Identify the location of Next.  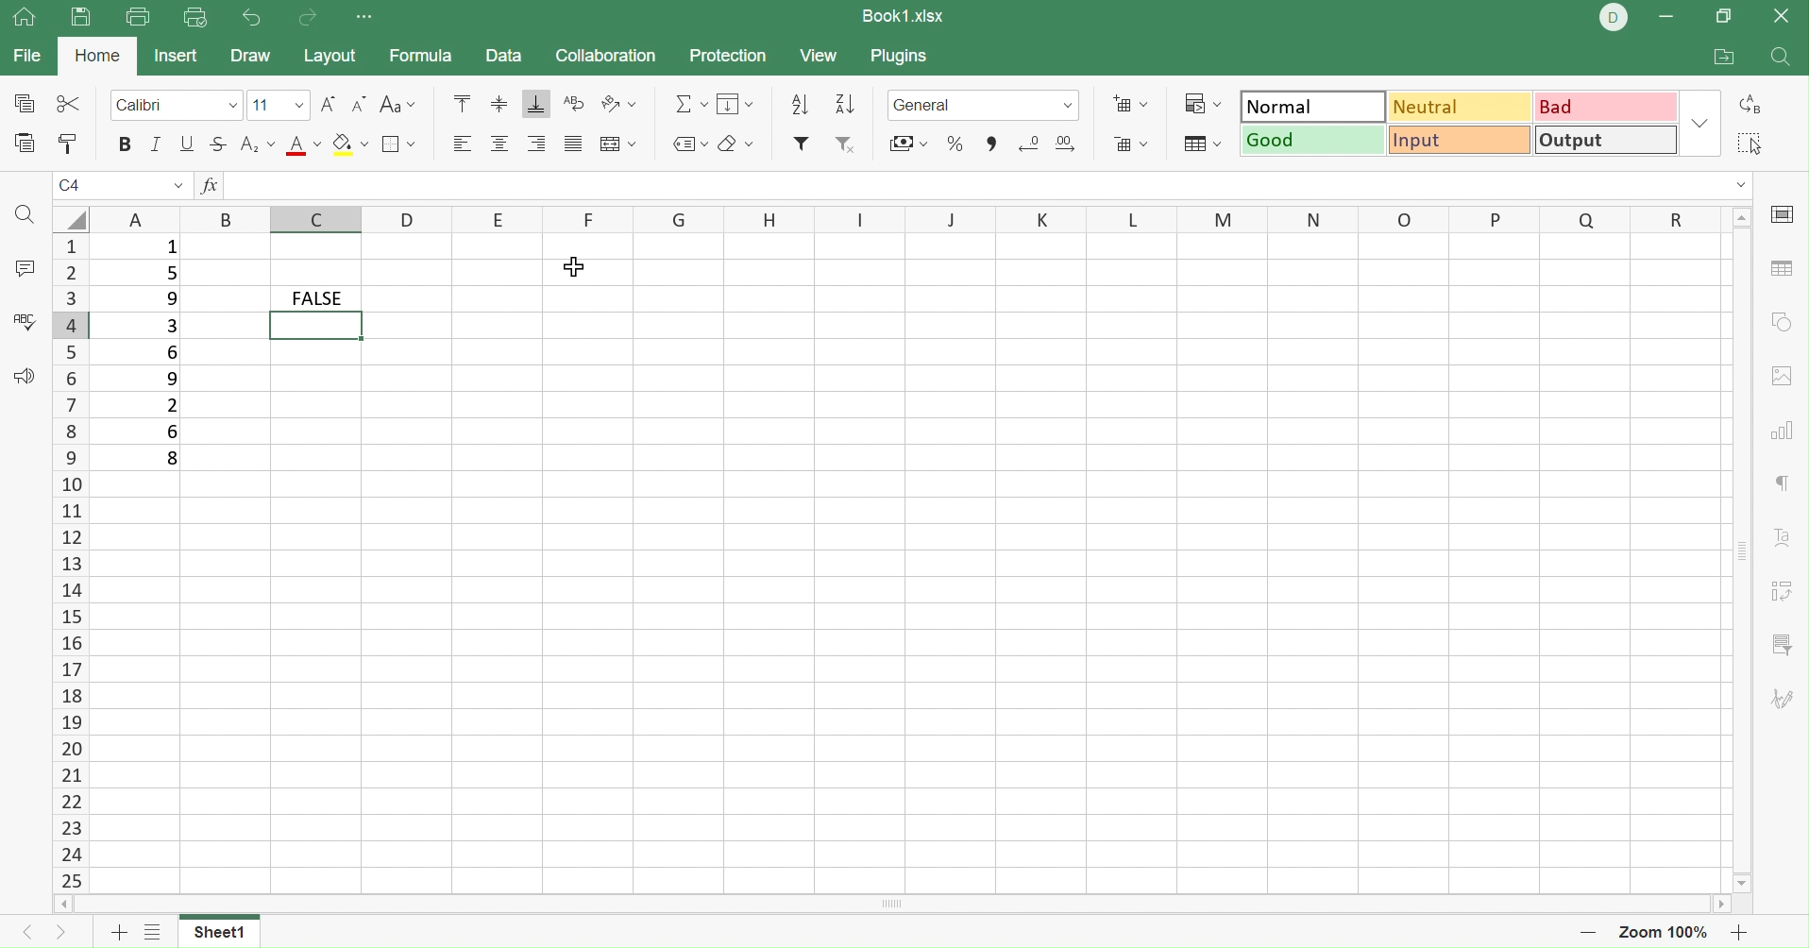
(59, 935).